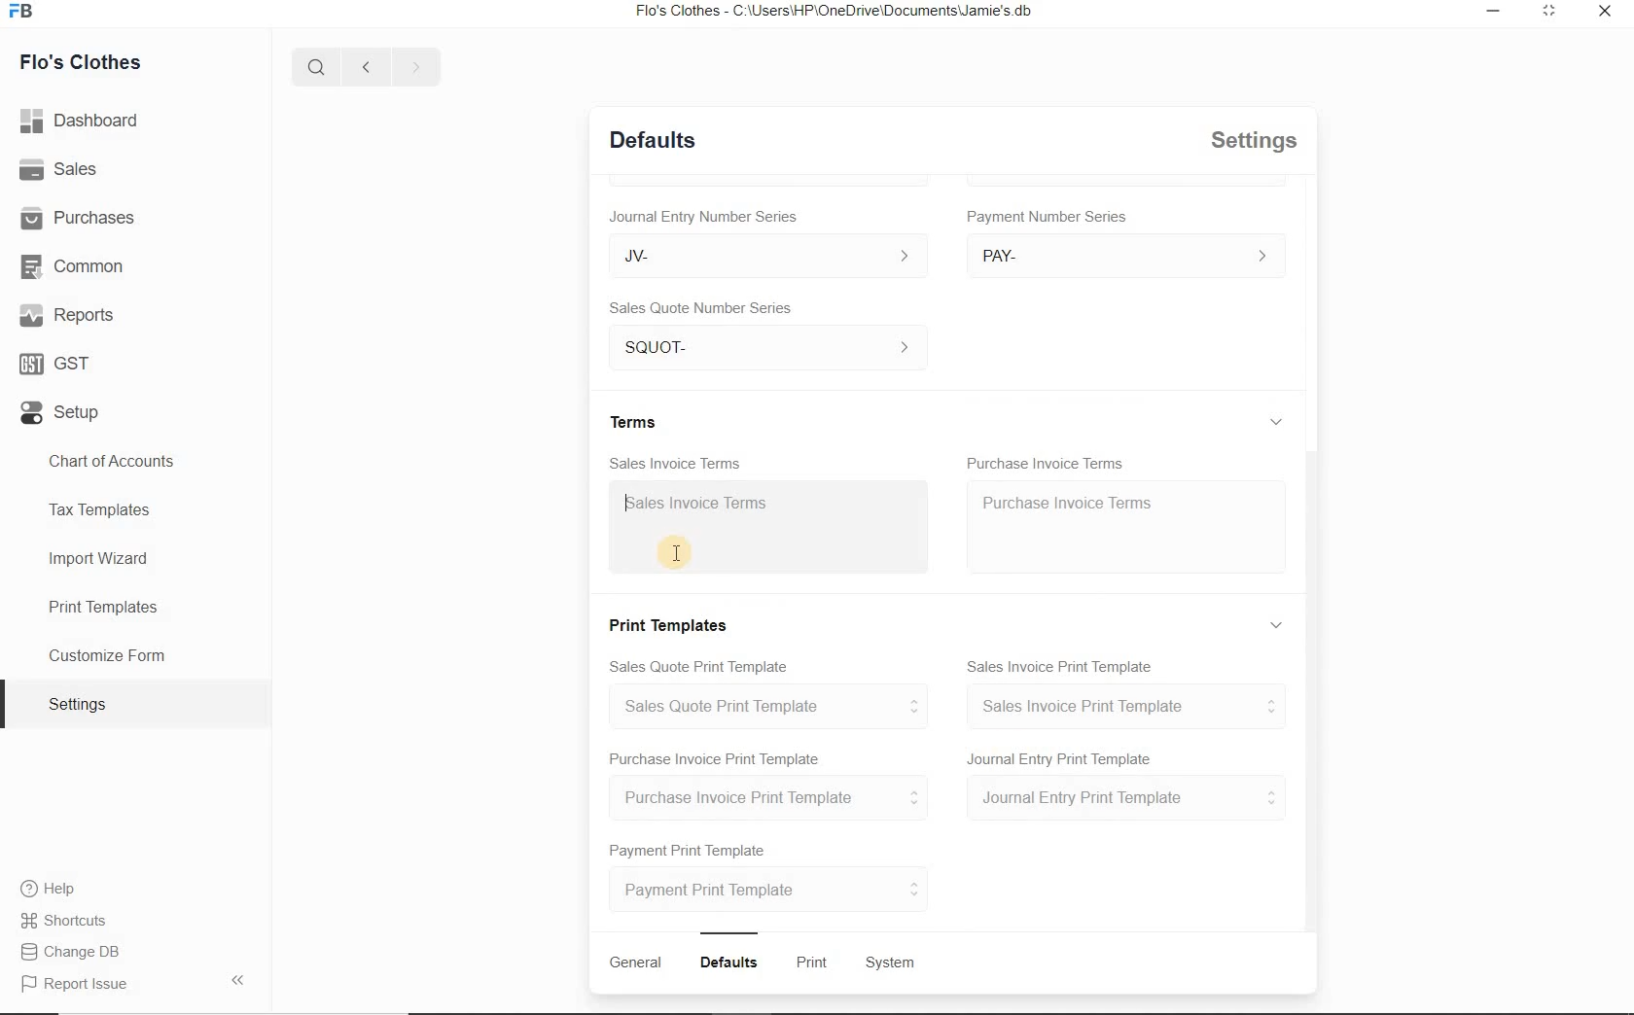  I want to click on Sales Invoice Print Template, so click(1060, 666).